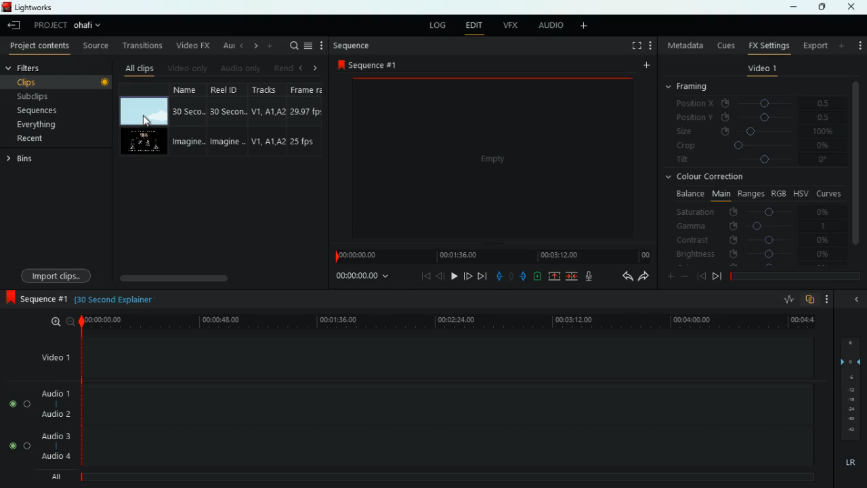  Describe the element at coordinates (146, 142) in the screenshot. I see `video` at that location.